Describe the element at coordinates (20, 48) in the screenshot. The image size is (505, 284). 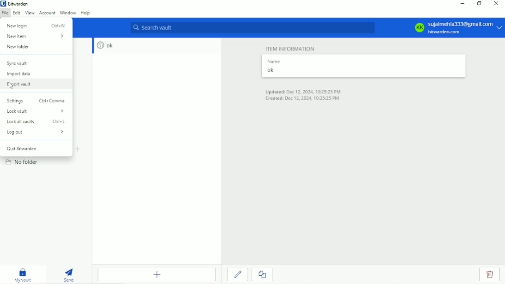
I see `New folder` at that location.